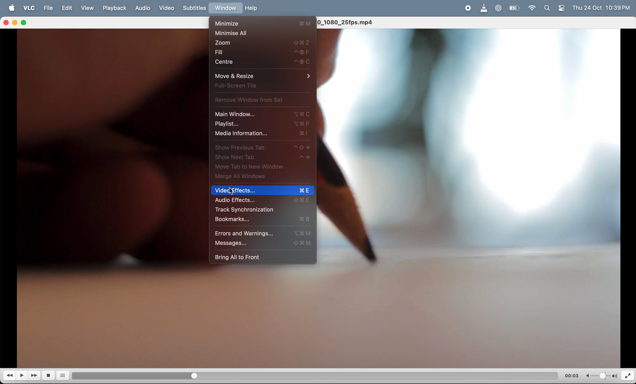 The image size is (636, 384). I want to click on , so click(226, 8).